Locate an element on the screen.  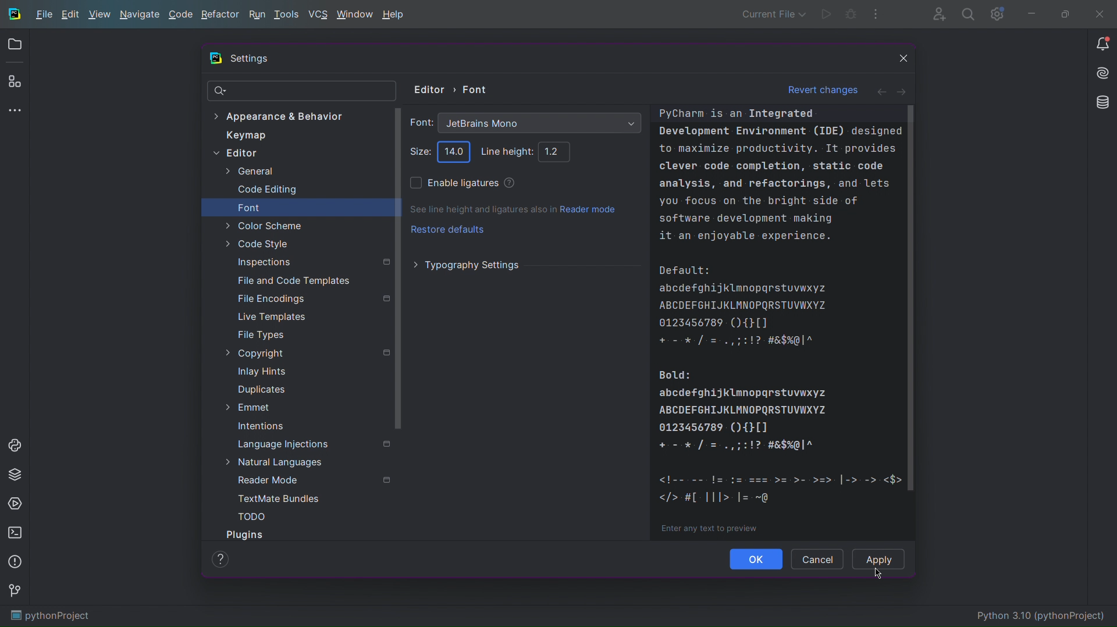
Plugins is located at coordinates (15, 83).